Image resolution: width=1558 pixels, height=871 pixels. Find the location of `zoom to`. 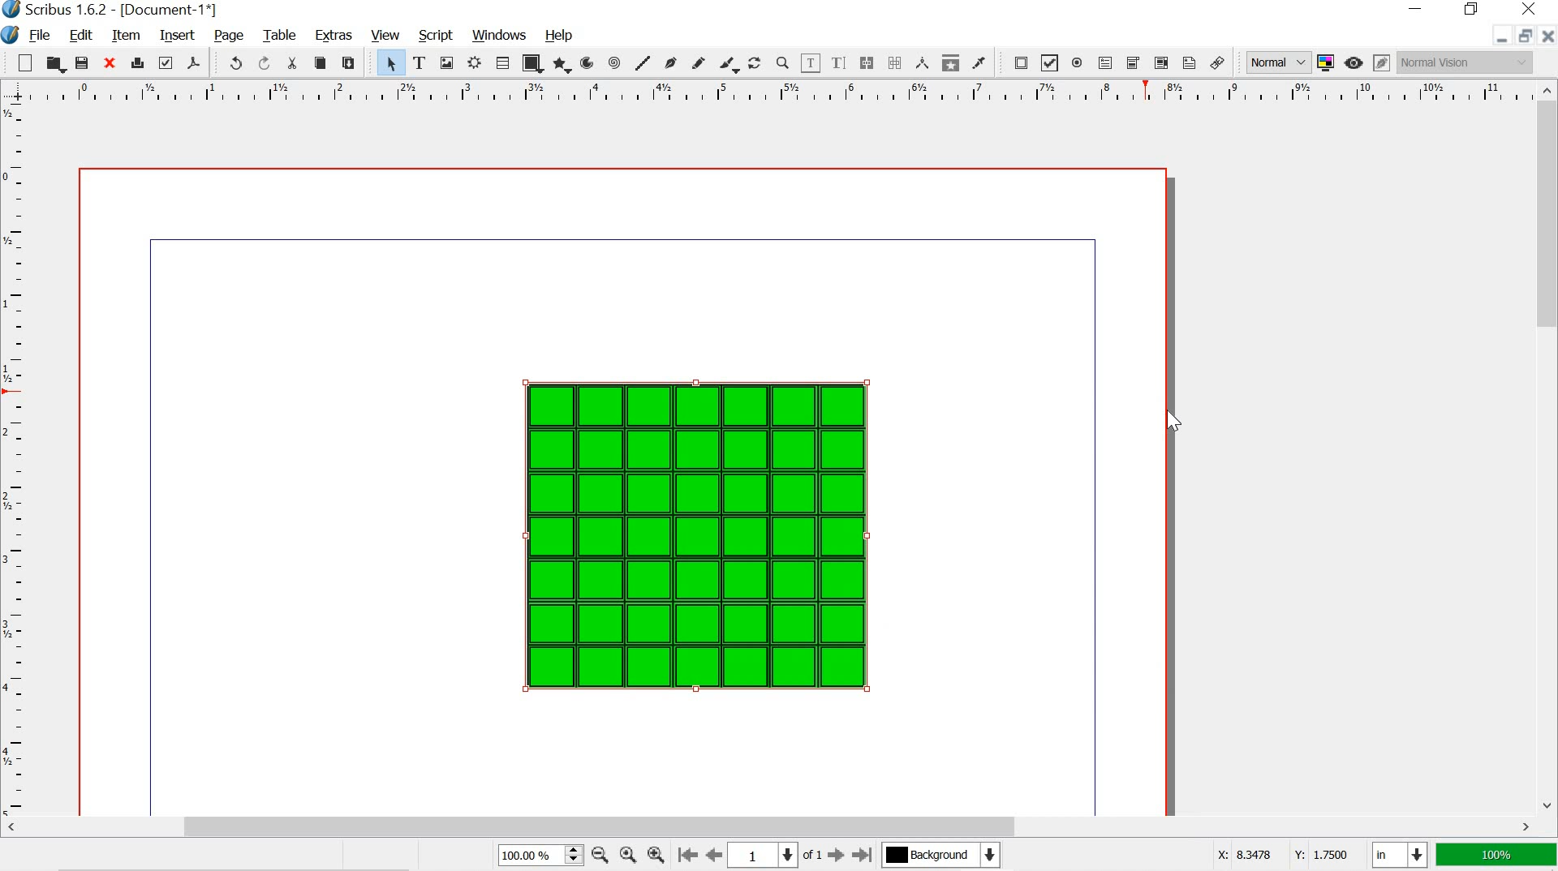

zoom to is located at coordinates (626, 854).